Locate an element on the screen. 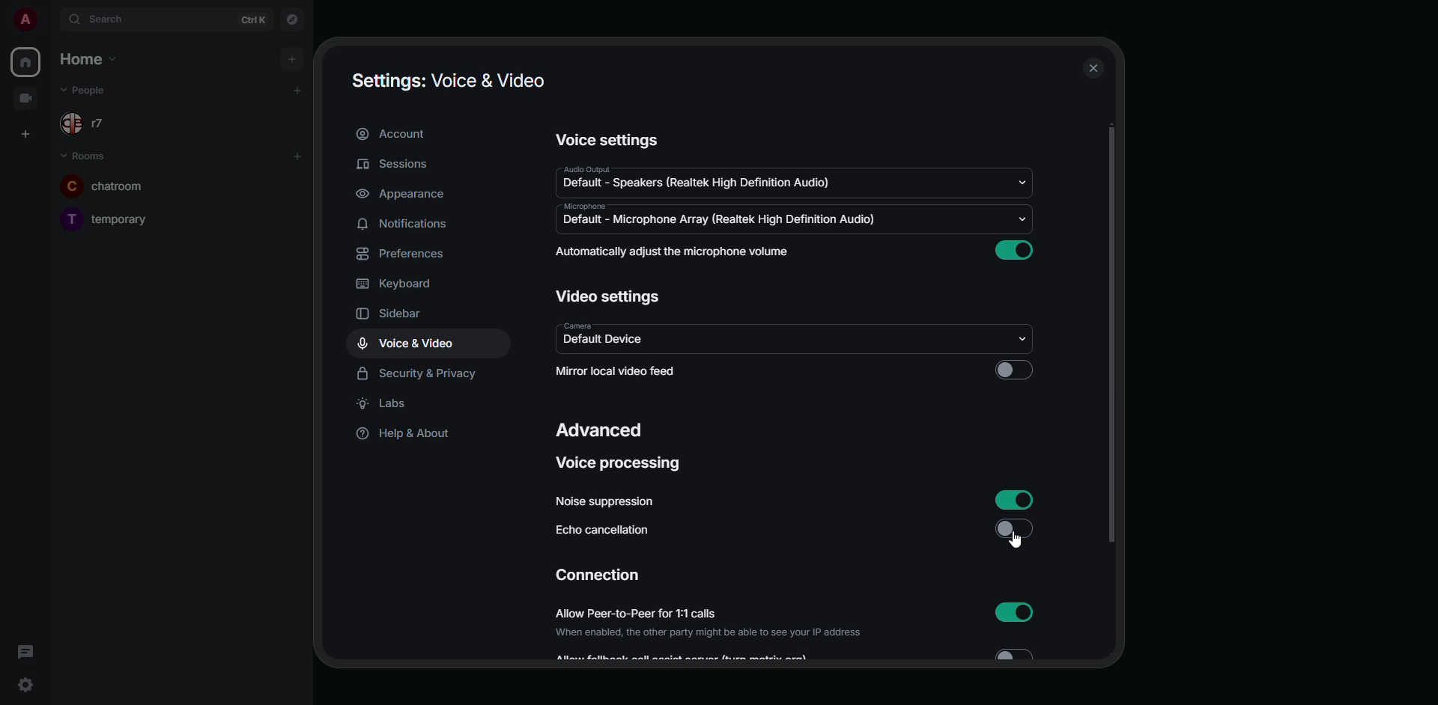 This screenshot has height=705, width=1438. audio output is located at coordinates (584, 169).